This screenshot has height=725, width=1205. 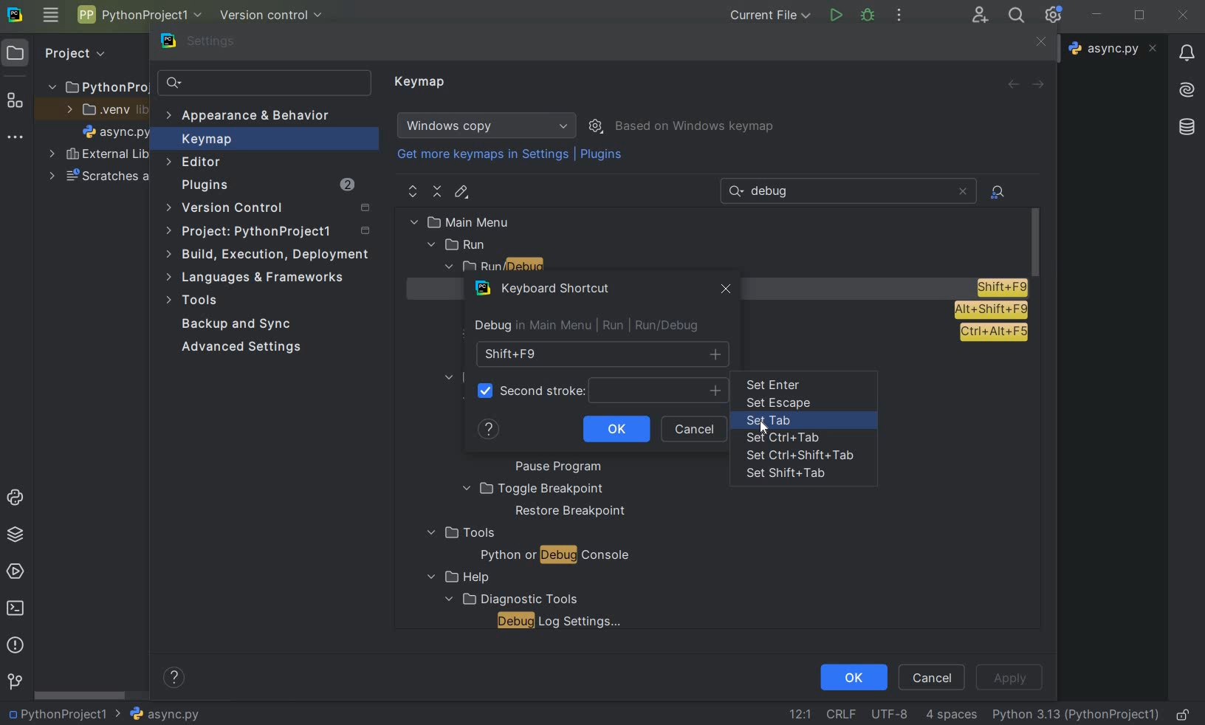 What do you see at coordinates (597, 125) in the screenshot?
I see `show scheme actions` at bounding box center [597, 125].